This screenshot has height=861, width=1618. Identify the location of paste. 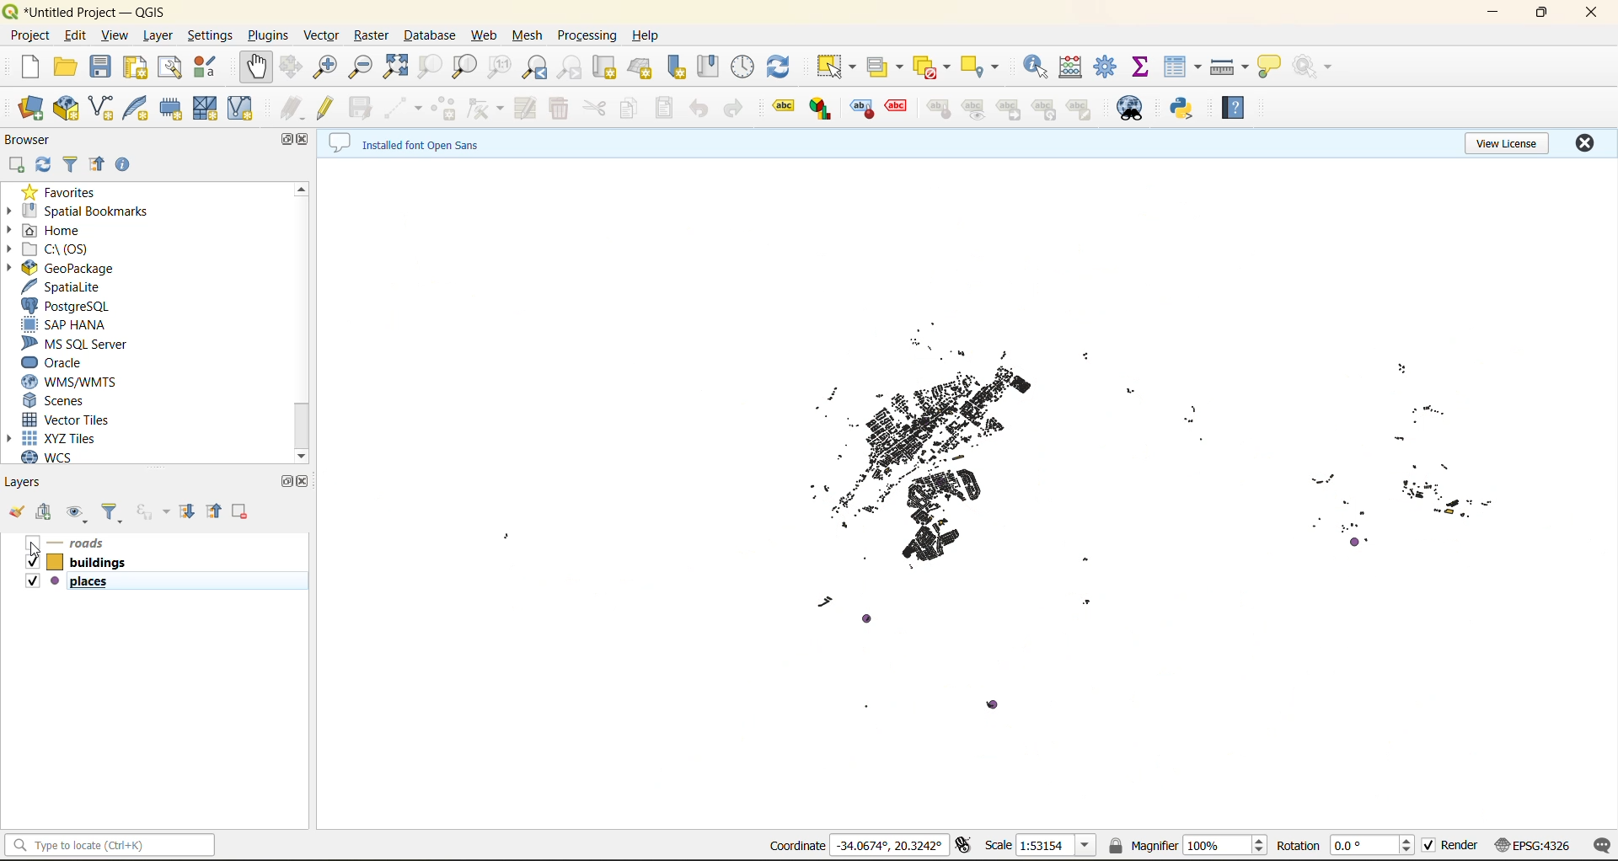
(661, 110).